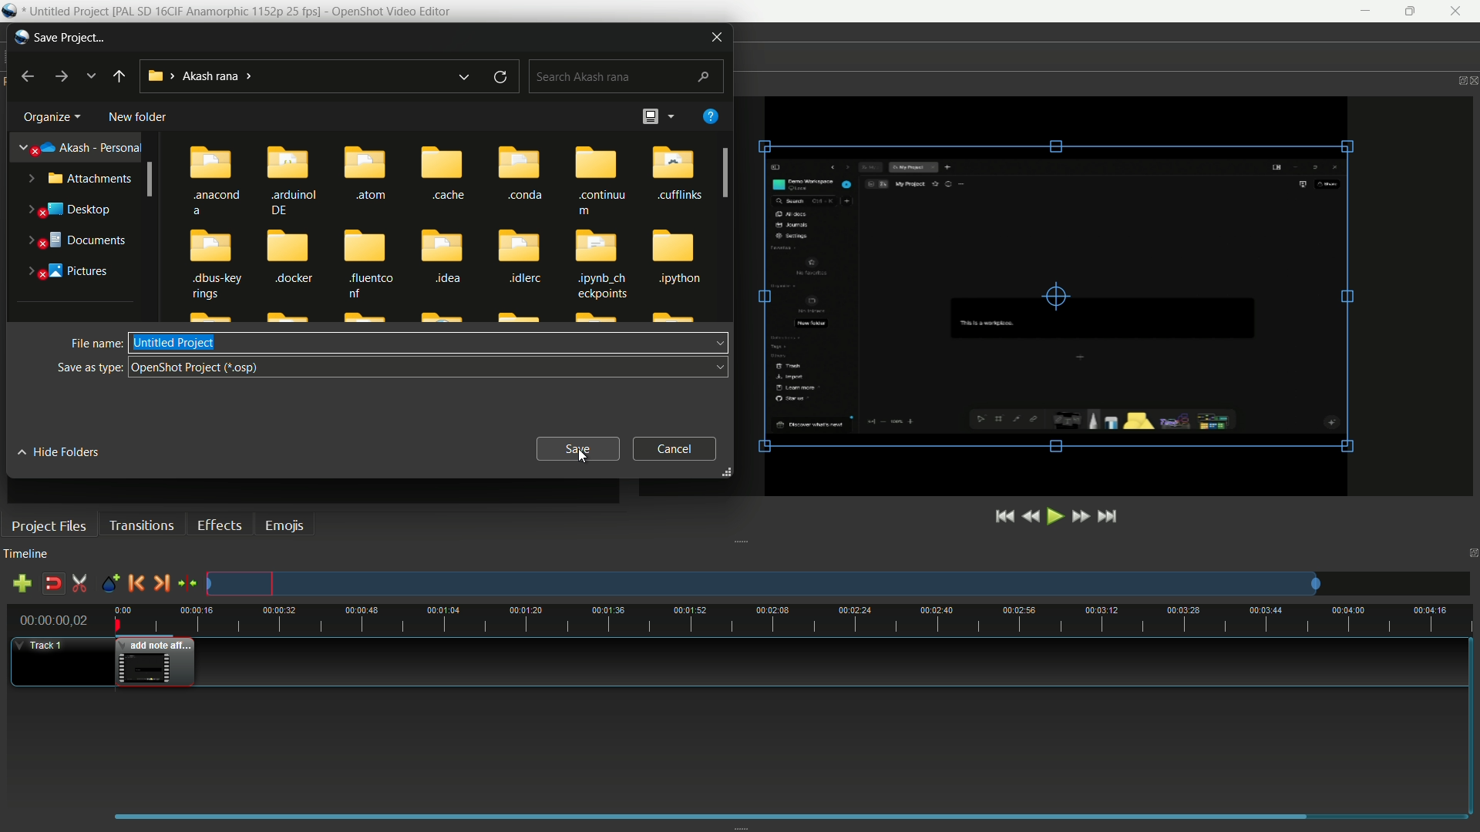 The width and height of the screenshot is (1480, 832). Describe the element at coordinates (81, 179) in the screenshot. I see `attachments` at that location.